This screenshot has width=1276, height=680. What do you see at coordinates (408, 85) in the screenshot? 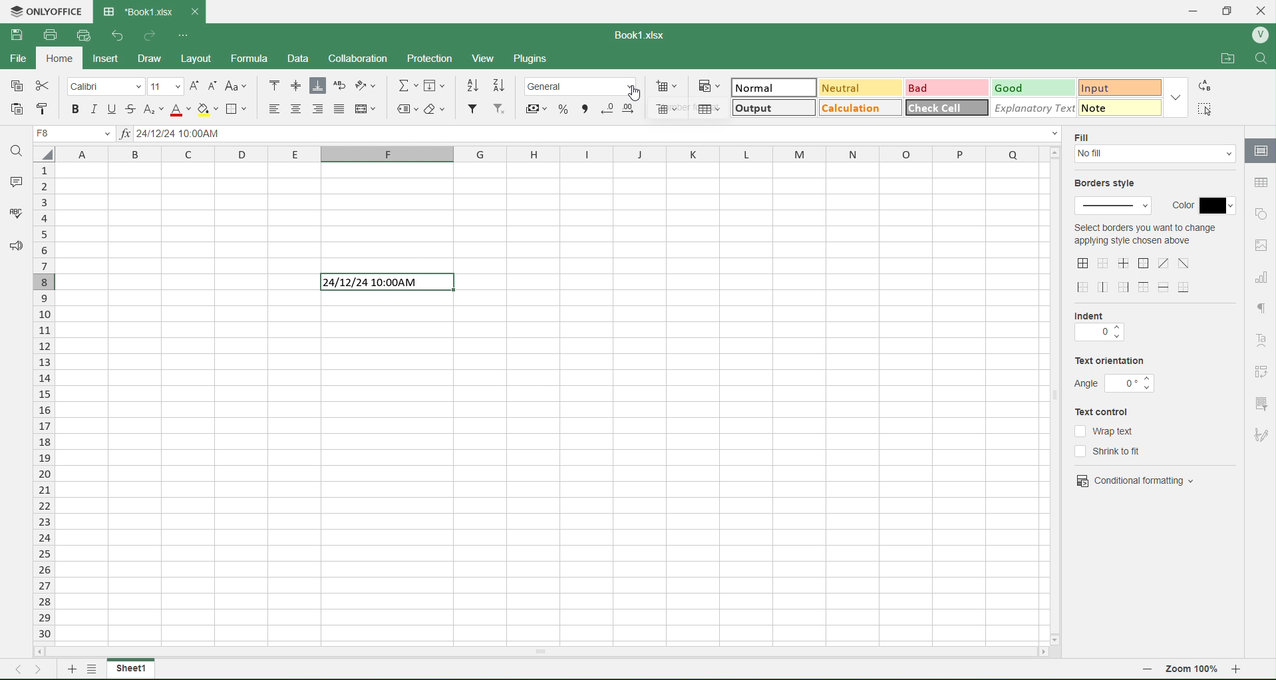
I see `Summation` at bounding box center [408, 85].